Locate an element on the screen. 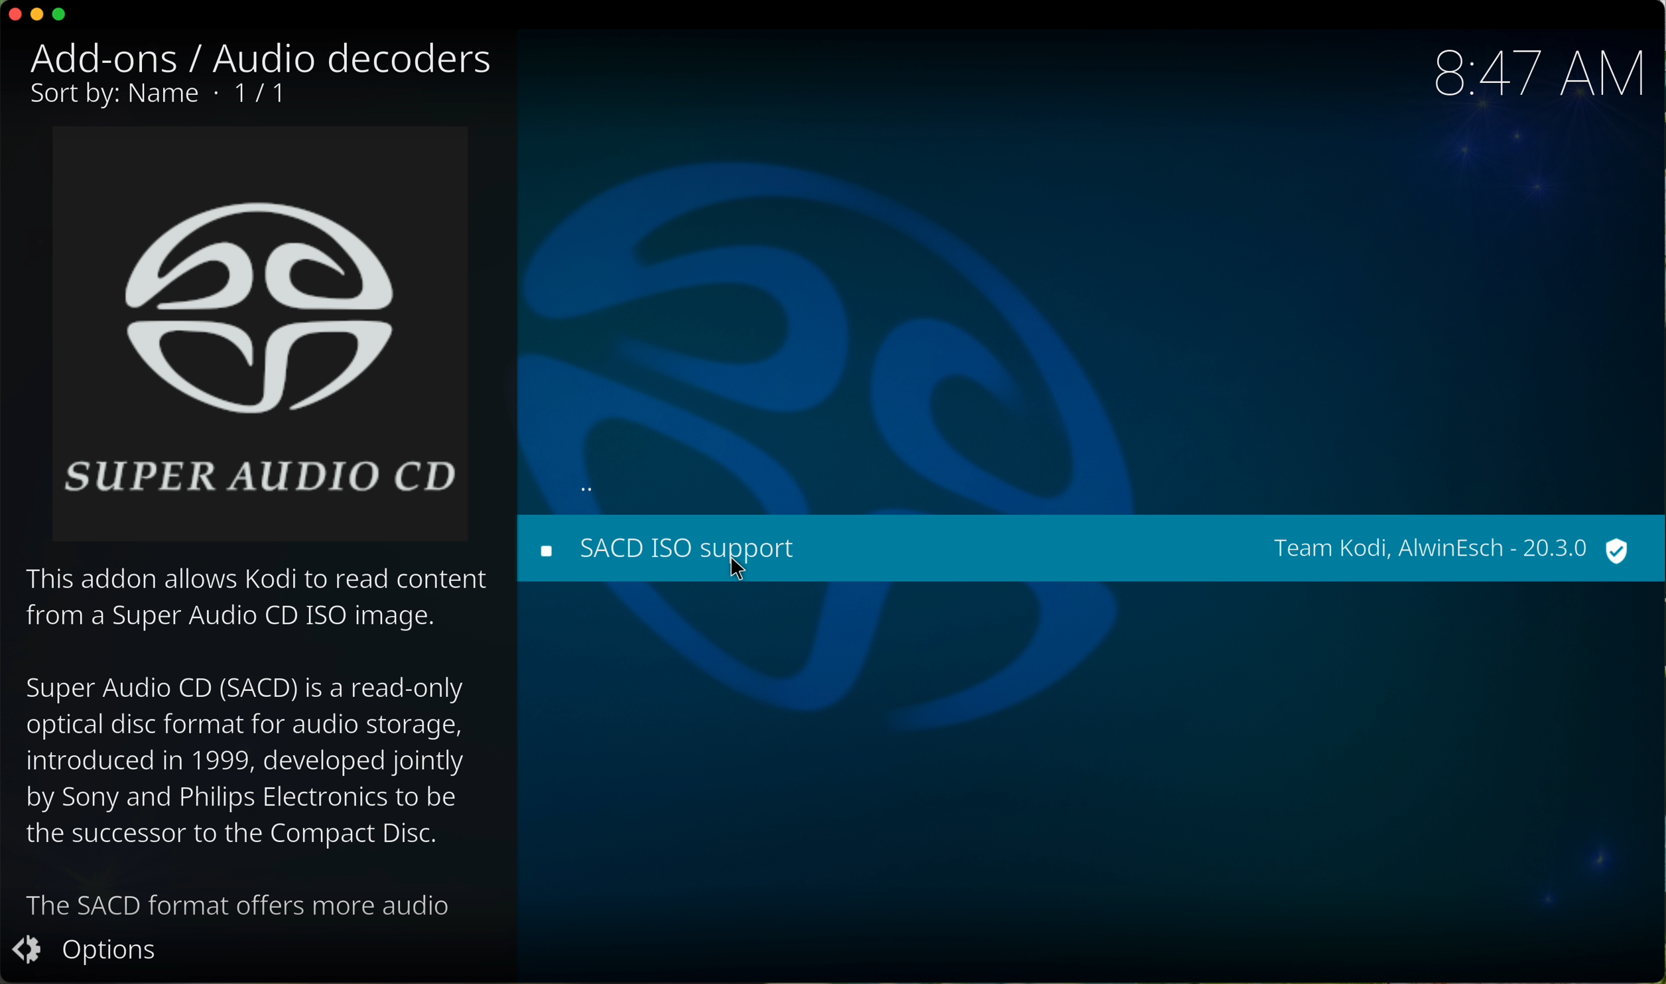  close program is located at coordinates (13, 15).